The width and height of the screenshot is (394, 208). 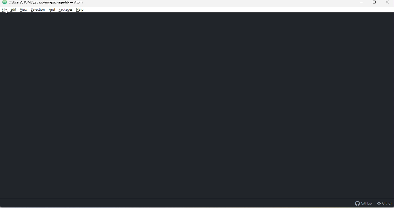 What do you see at coordinates (77, 2) in the screenshot?
I see `- Atom` at bounding box center [77, 2].